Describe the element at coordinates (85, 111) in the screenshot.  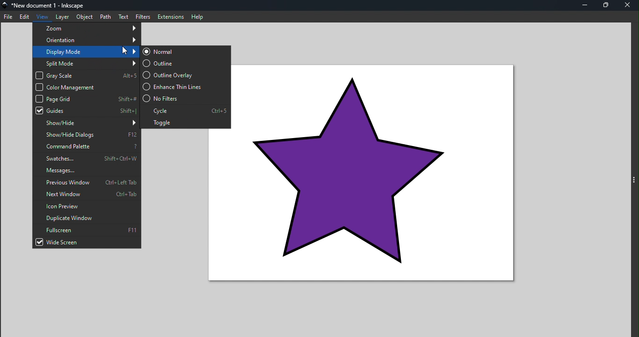
I see `Guides` at that location.